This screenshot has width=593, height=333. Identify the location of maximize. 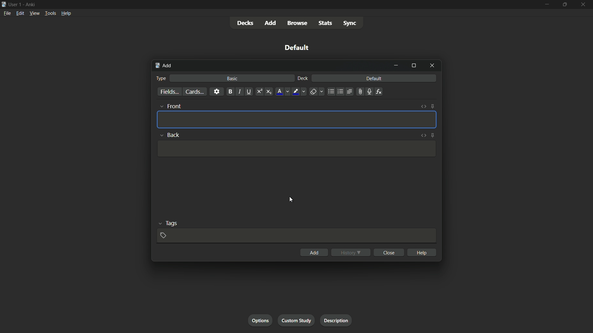
(564, 4).